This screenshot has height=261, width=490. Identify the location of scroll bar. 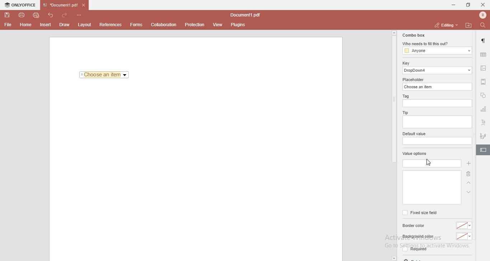
(394, 97).